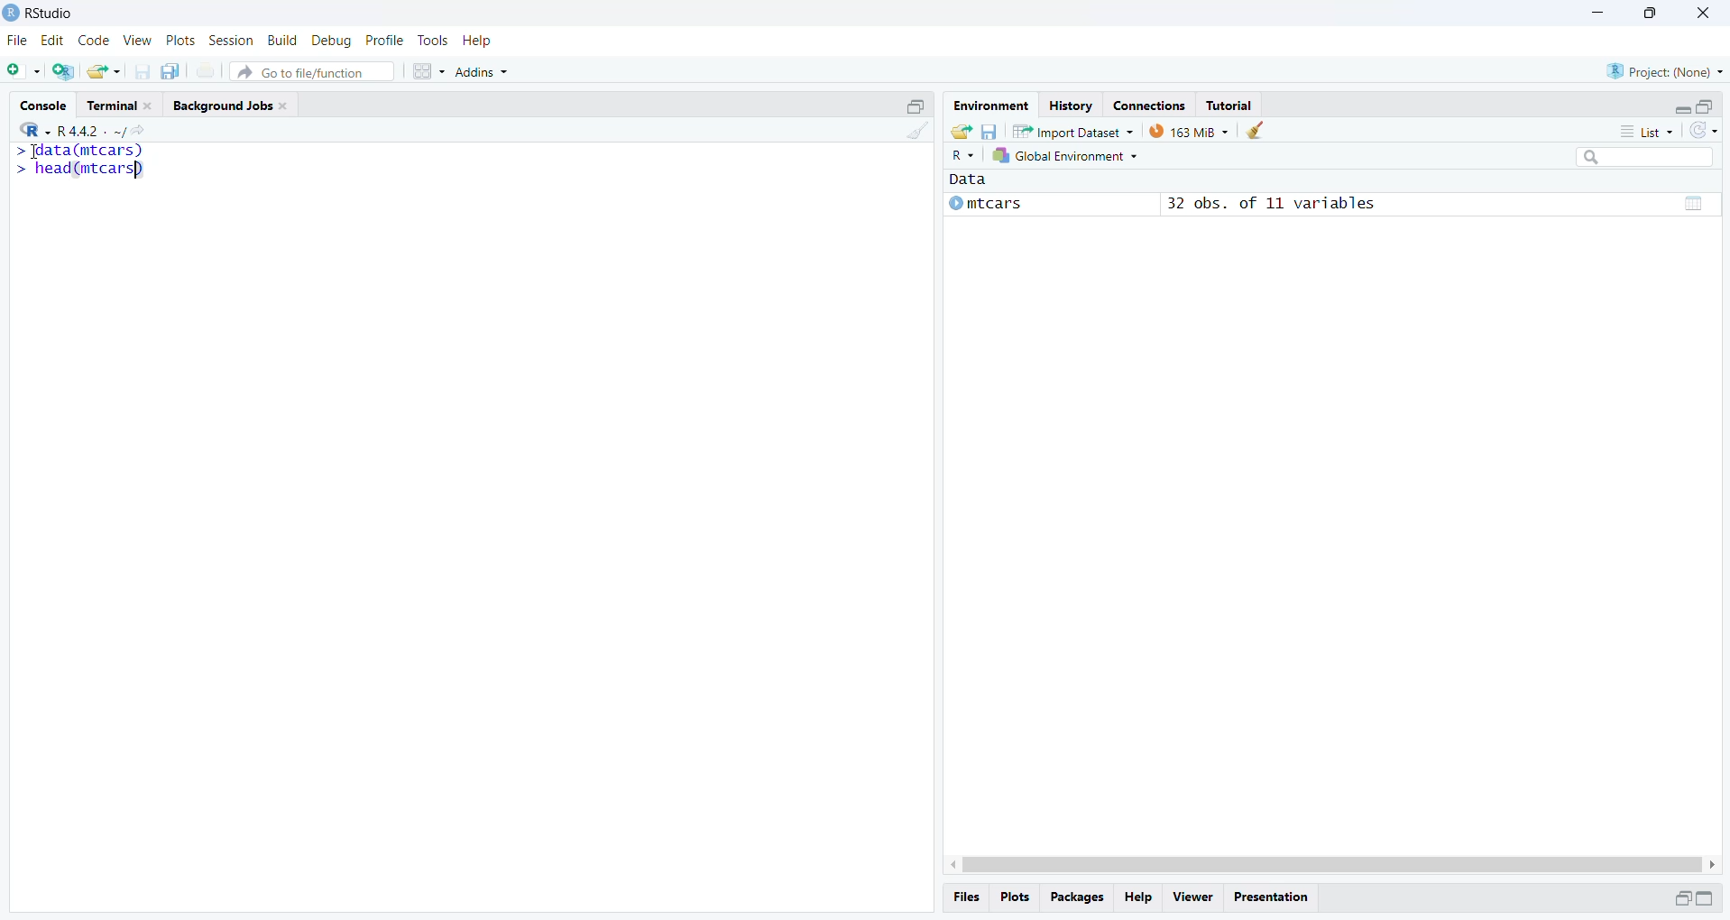 The height and width of the screenshot is (920, 1730). What do you see at coordinates (24, 70) in the screenshot?
I see `add file as` at bounding box center [24, 70].